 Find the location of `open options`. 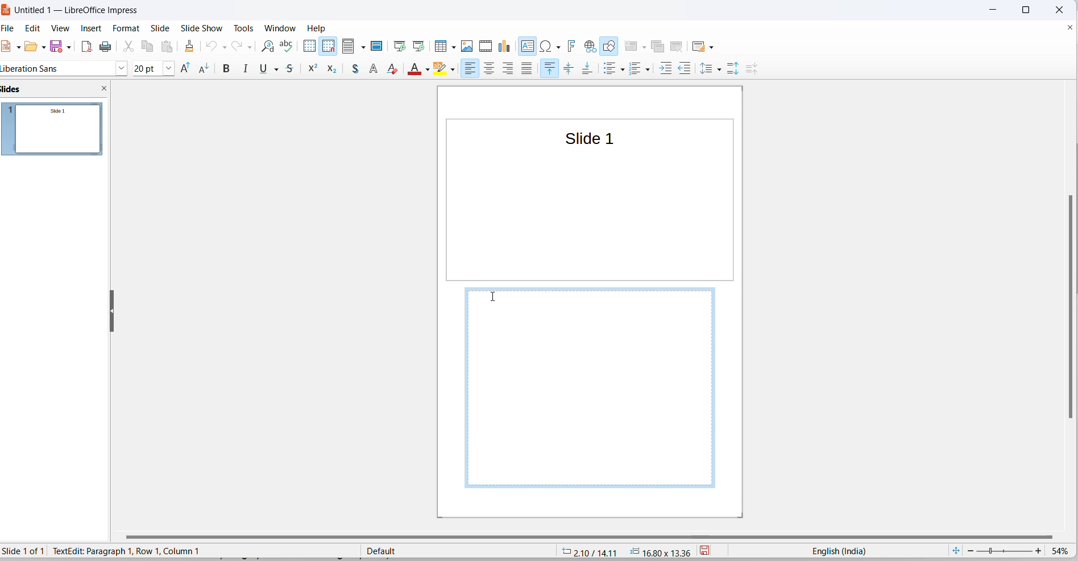

open options is located at coordinates (42, 46).